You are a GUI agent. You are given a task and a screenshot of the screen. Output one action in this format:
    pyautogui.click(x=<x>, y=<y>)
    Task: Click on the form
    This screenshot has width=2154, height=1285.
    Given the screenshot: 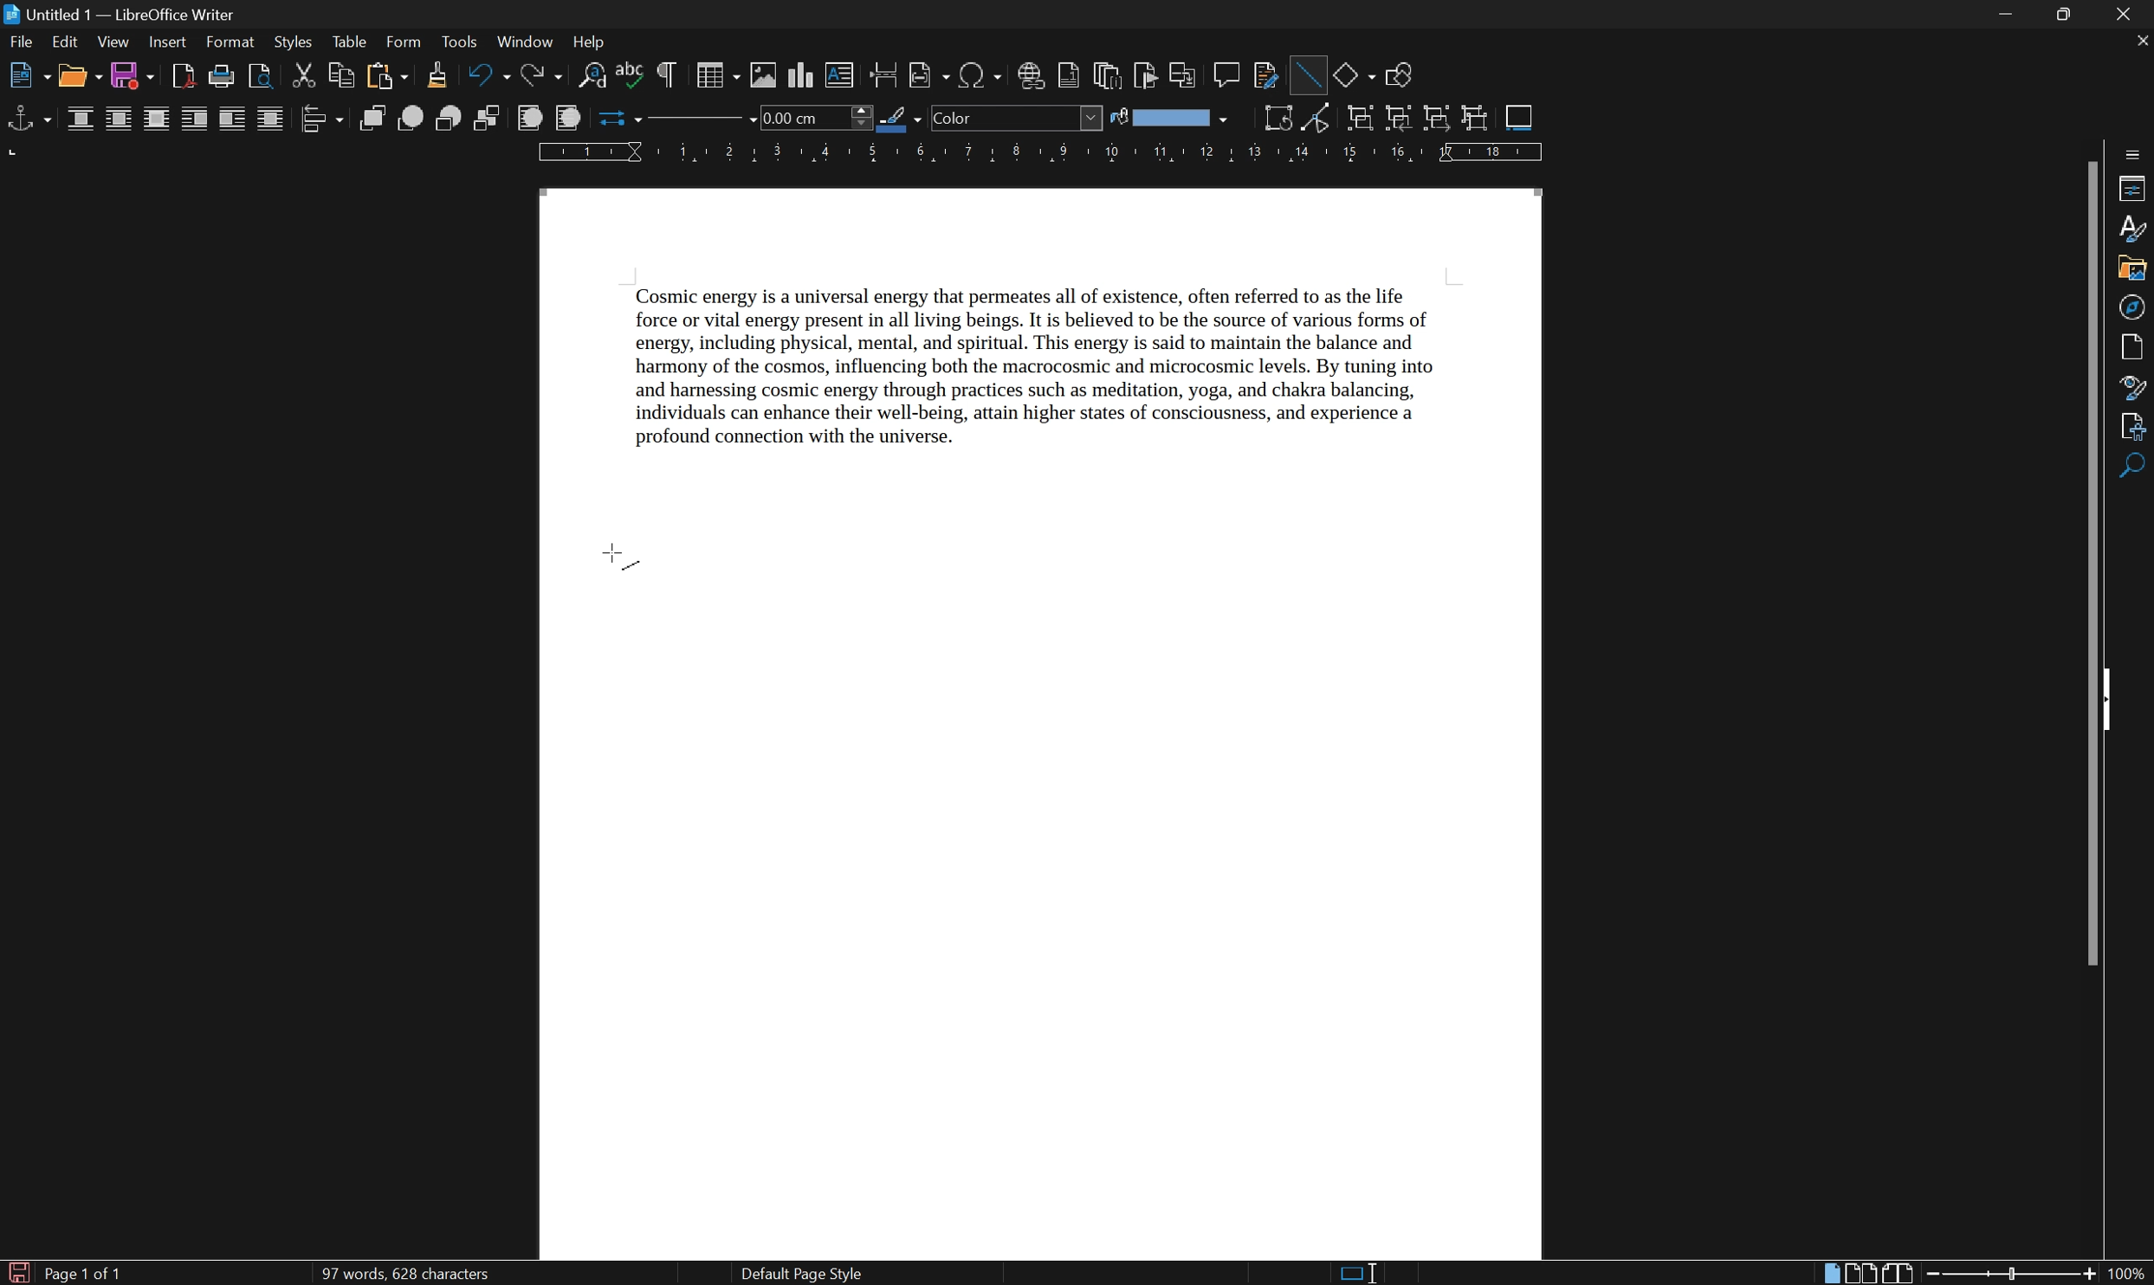 What is the action you would take?
    pyautogui.click(x=405, y=42)
    